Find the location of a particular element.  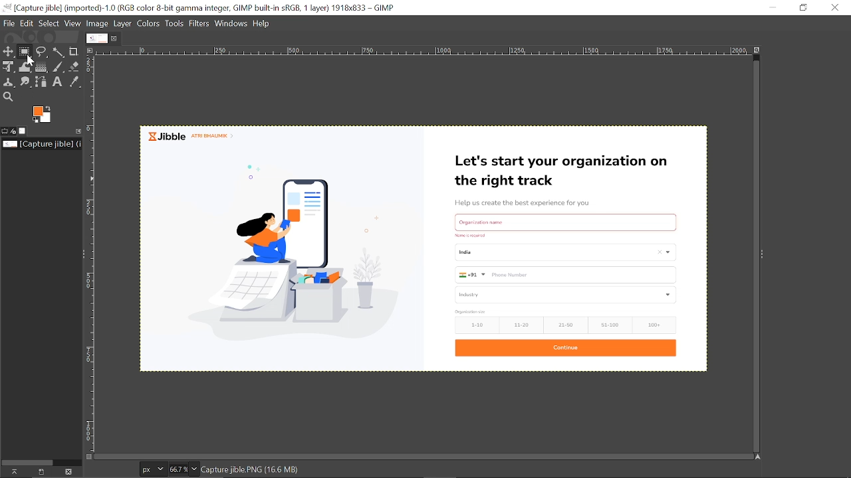

Pixels is located at coordinates (151, 470).